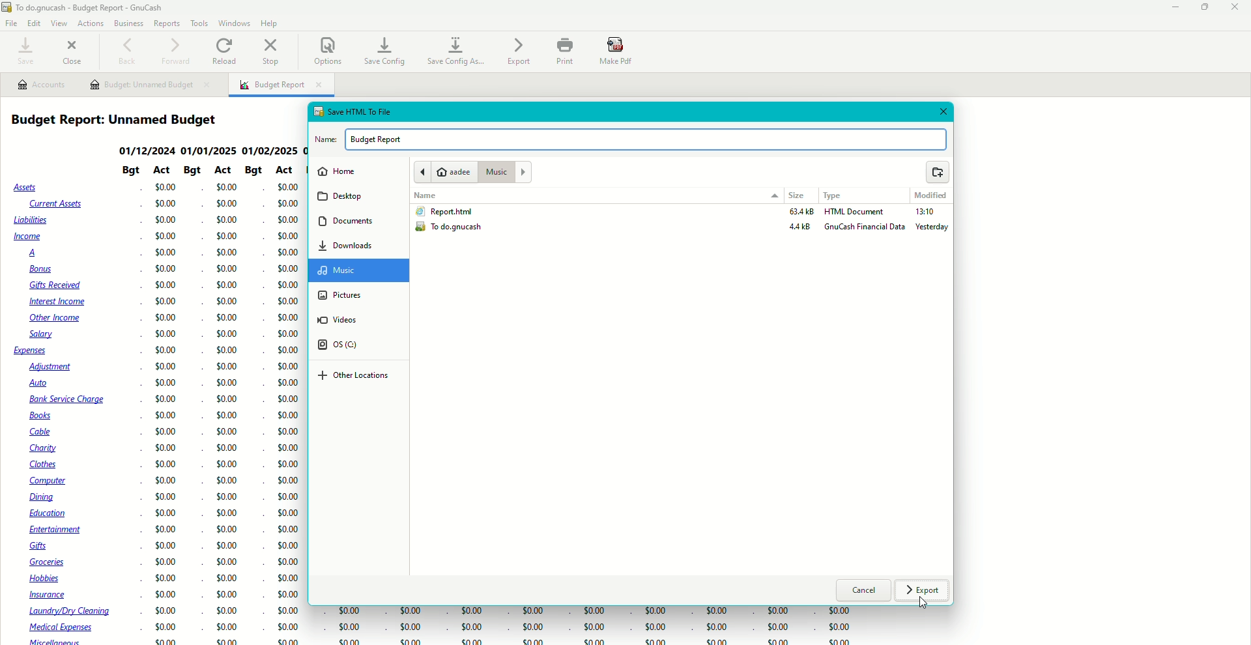 This screenshot has height=645, width=1251. I want to click on Make PDF, so click(618, 51).